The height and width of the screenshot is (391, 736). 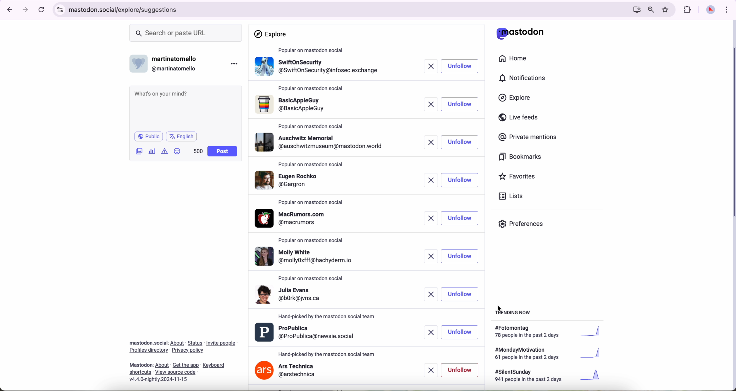 I want to click on search or paste URL, so click(x=186, y=33).